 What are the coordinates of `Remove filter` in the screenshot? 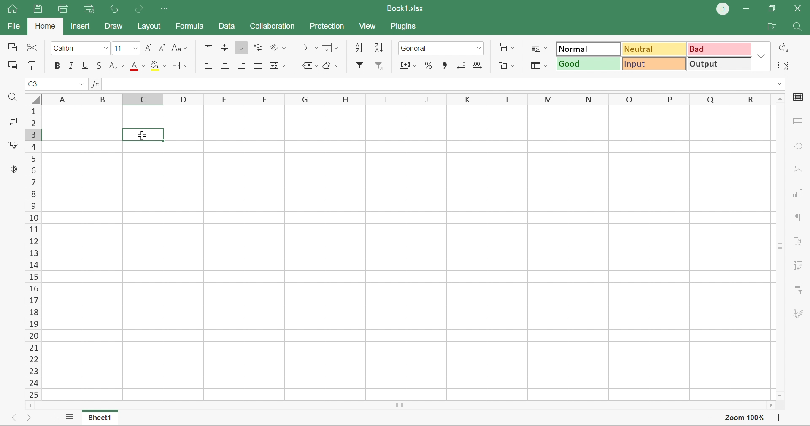 It's located at (381, 65).